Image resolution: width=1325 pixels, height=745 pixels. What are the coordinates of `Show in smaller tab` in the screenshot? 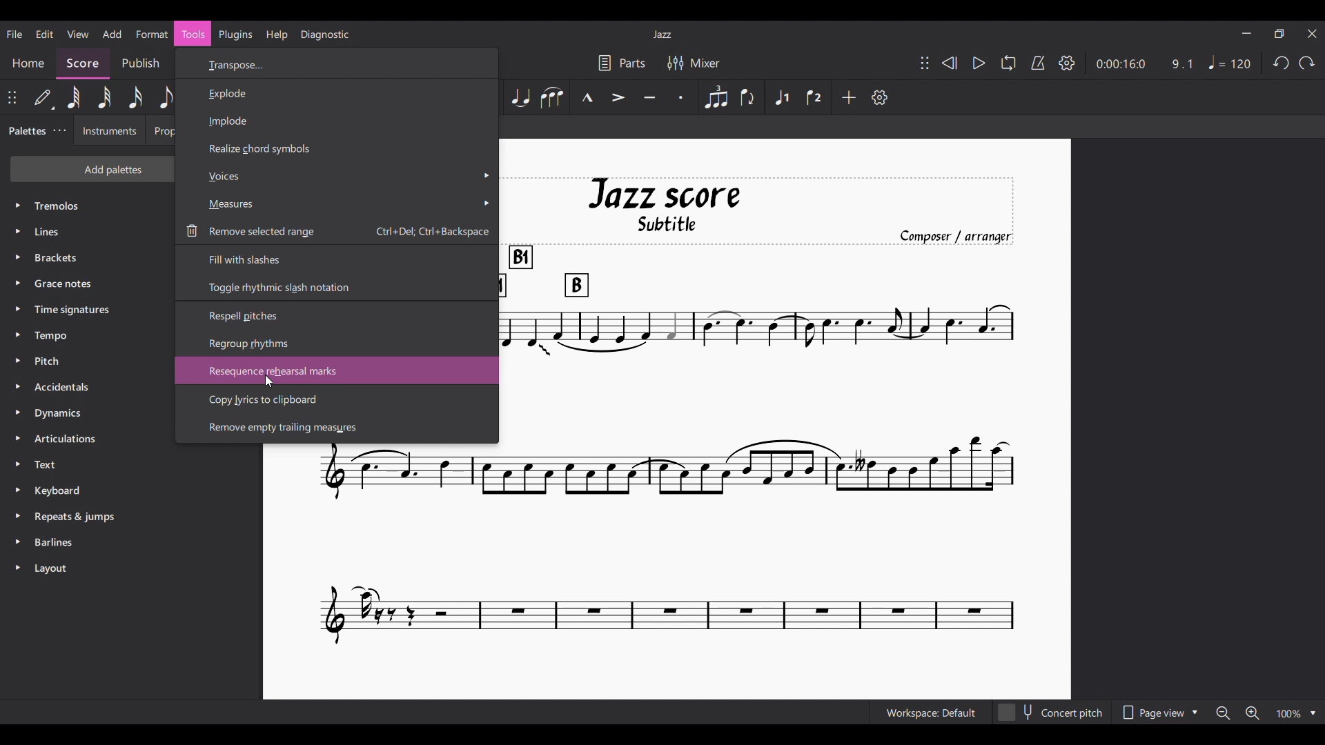 It's located at (1279, 34).